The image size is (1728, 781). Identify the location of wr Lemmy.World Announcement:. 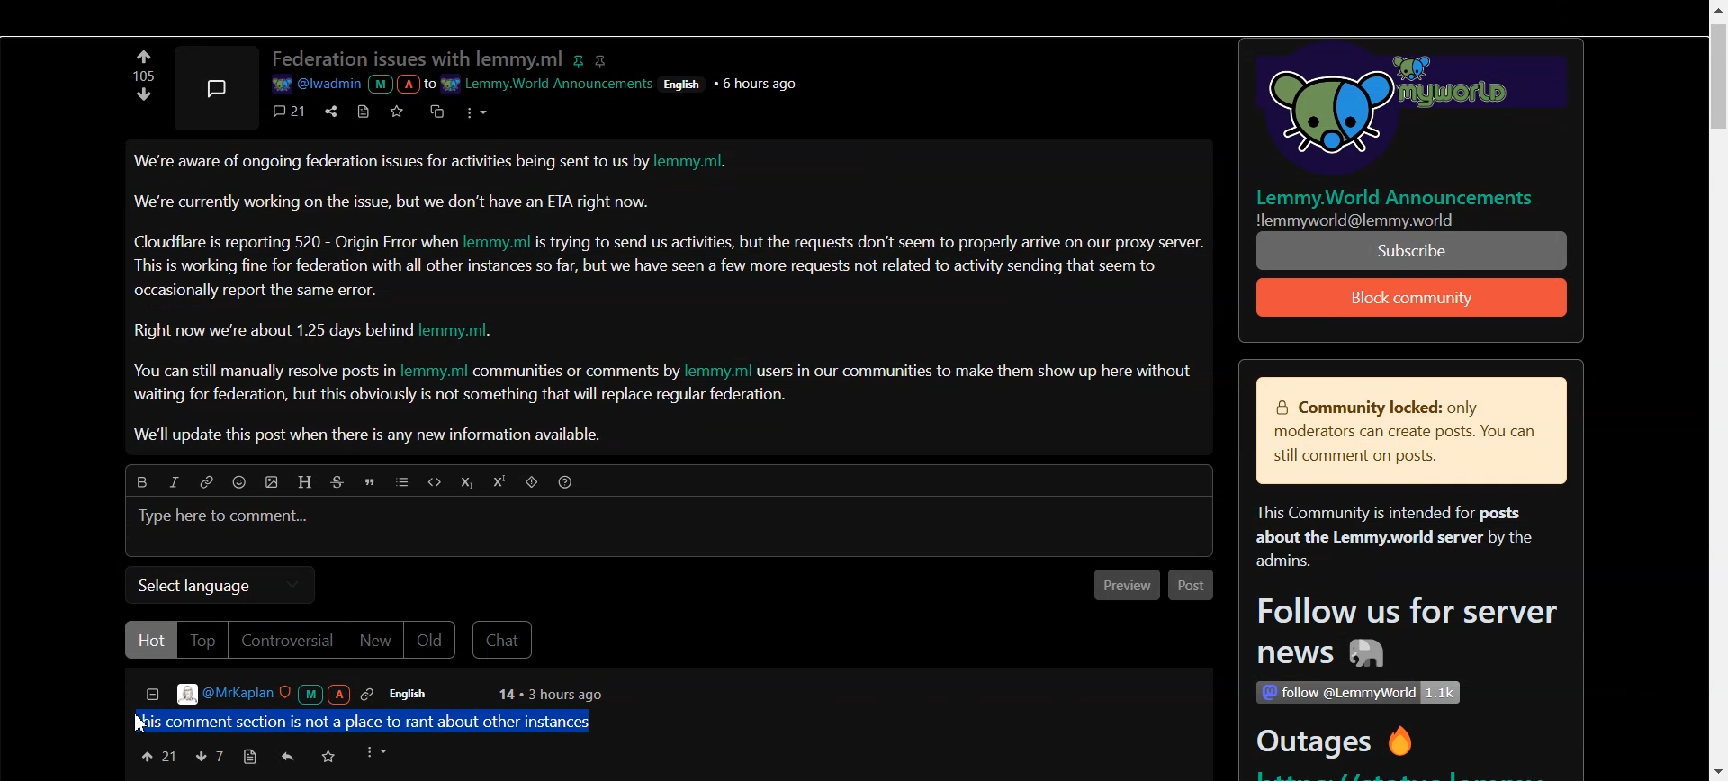
(550, 81).